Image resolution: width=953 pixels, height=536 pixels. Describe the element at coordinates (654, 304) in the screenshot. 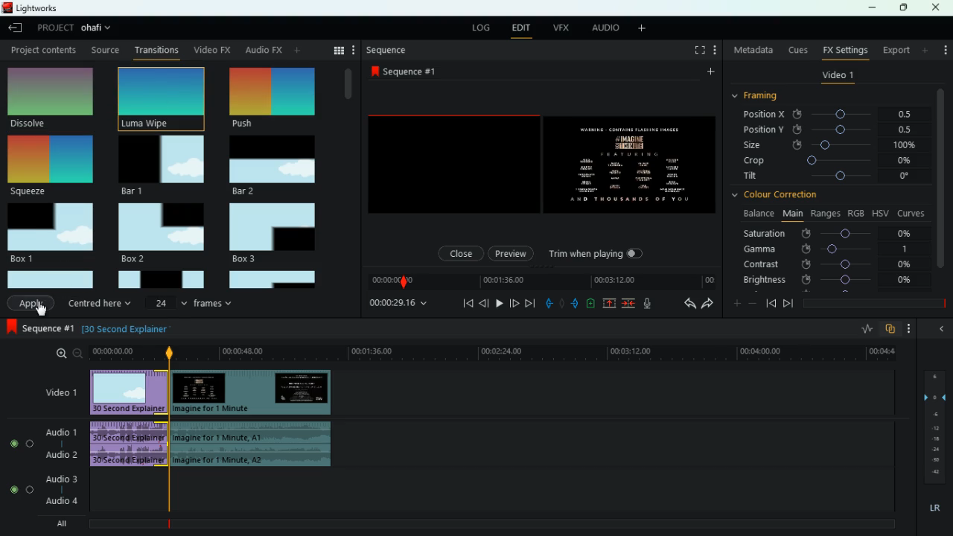

I see `mic` at that location.